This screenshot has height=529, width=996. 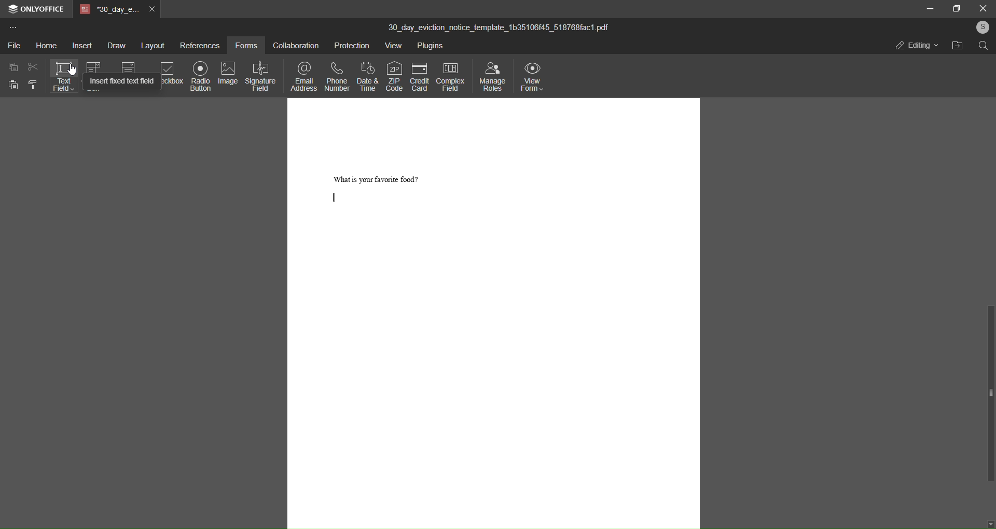 What do you see at coordinates (116, 46) in the screenshot?
I see `draw` at bounding box center [116, 46].